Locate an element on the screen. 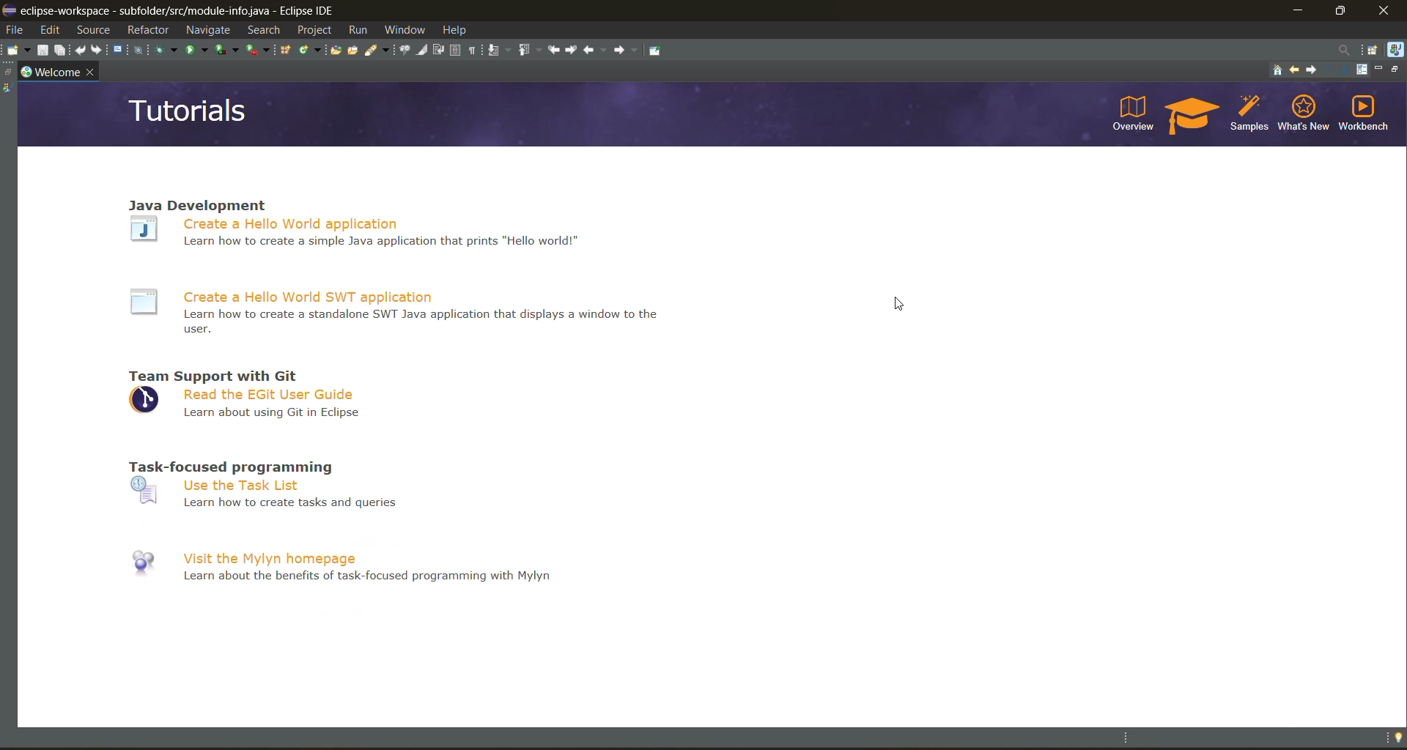  show whitespace characters is located at coordinates (475, 51).